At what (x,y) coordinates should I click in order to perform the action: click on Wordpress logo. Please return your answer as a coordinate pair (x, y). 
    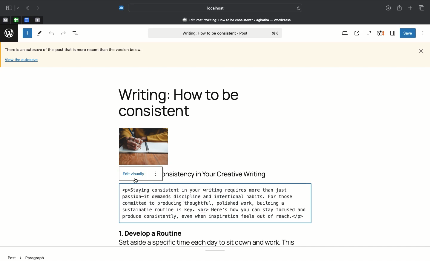
    Looking at the image, I should click on (9, 34).